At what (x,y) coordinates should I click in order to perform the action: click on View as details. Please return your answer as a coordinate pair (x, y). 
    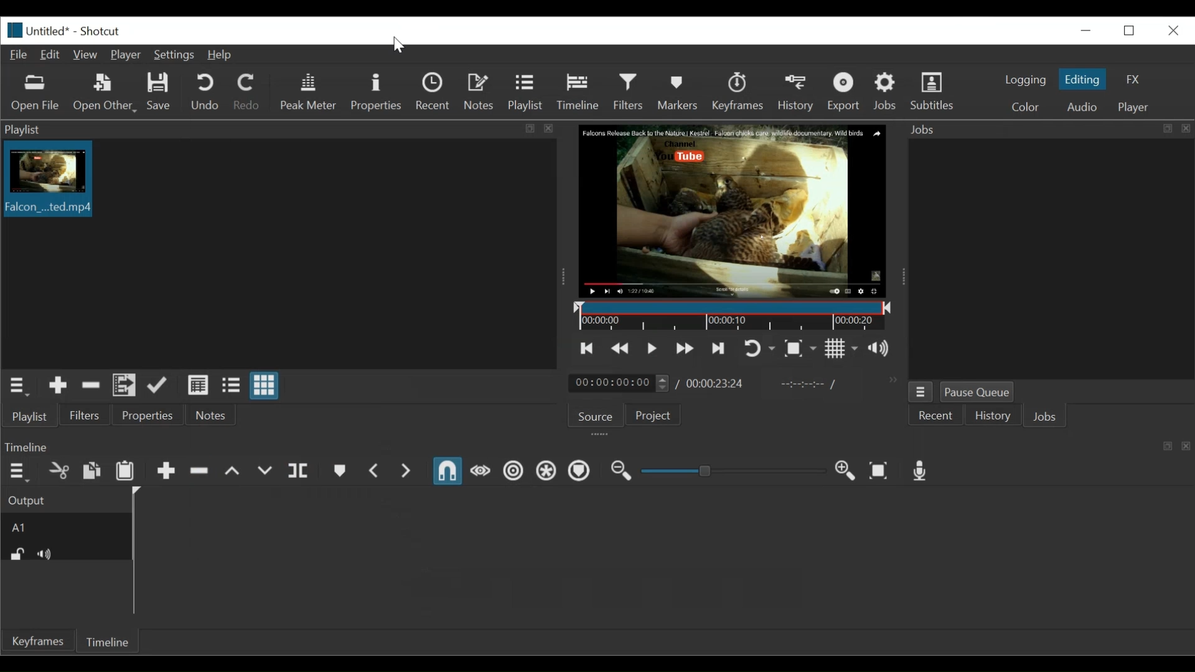
    Looking at the image, I should click on (197, 387).